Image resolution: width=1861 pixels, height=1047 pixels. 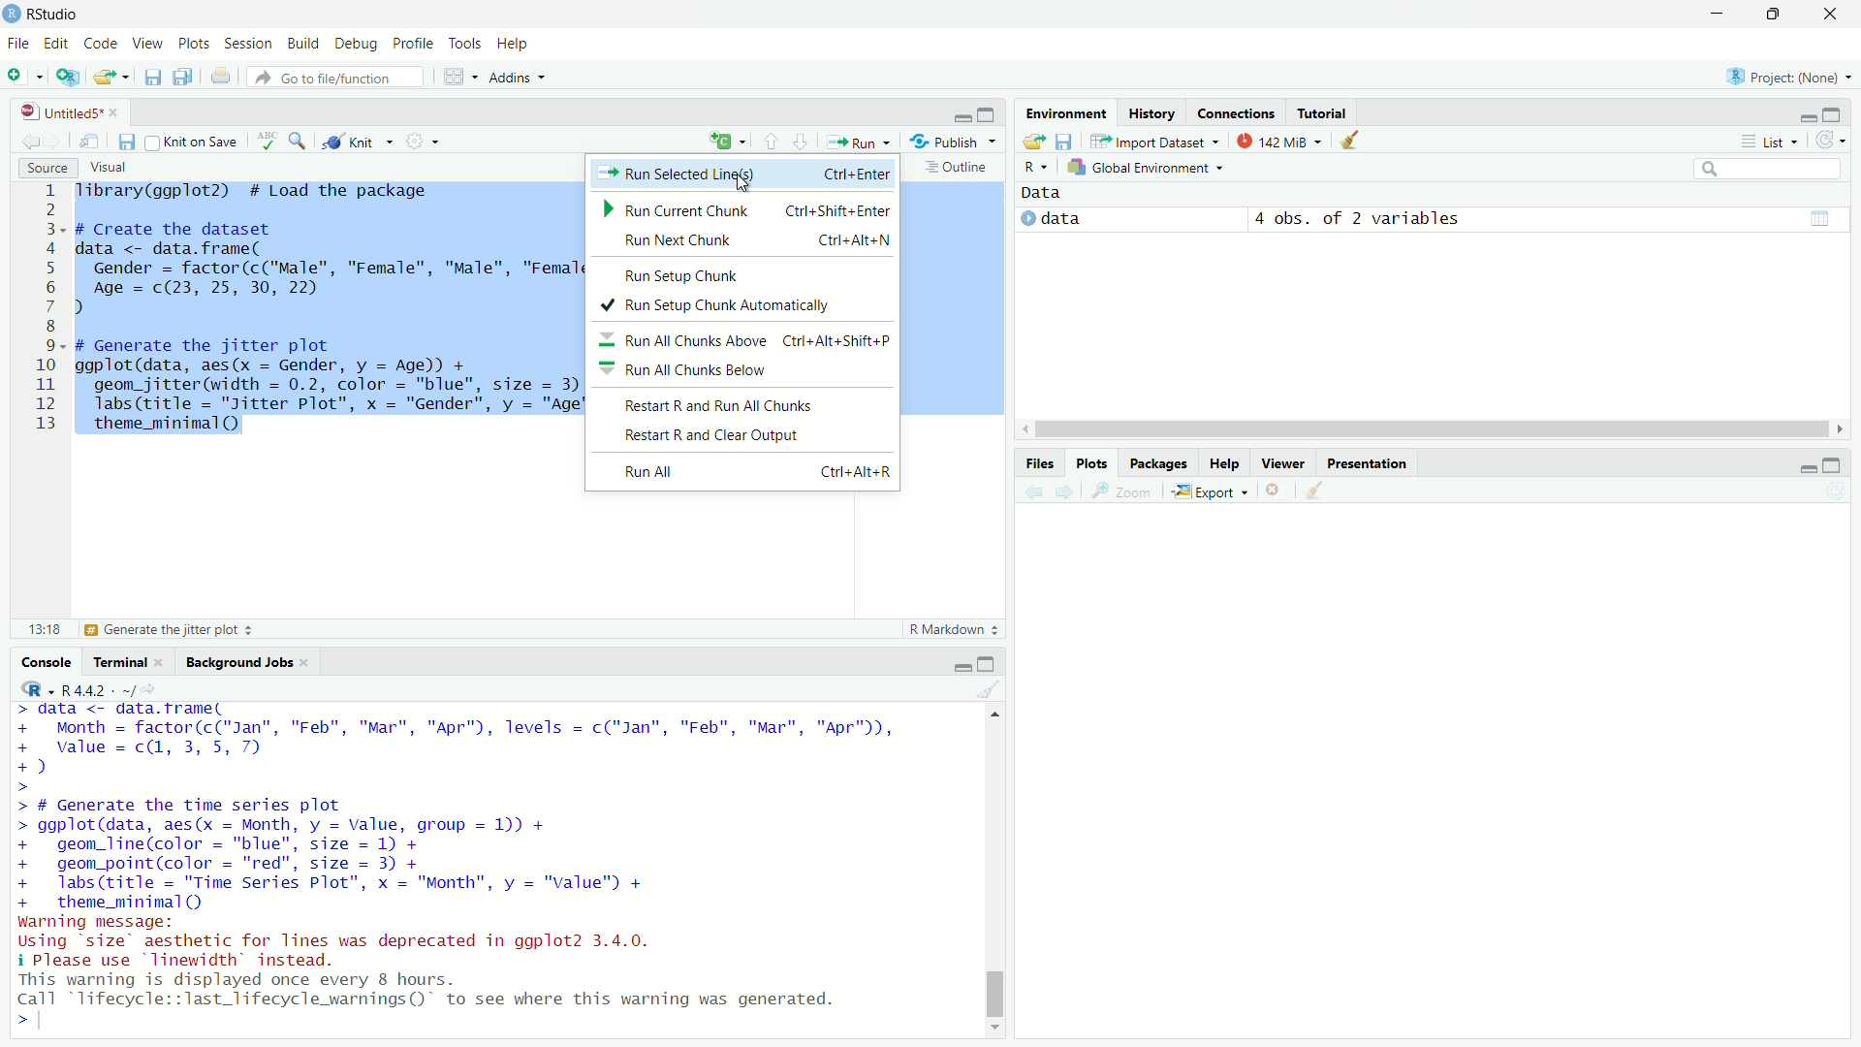 I want to click on import dataset, so click(x=1154, y=141).